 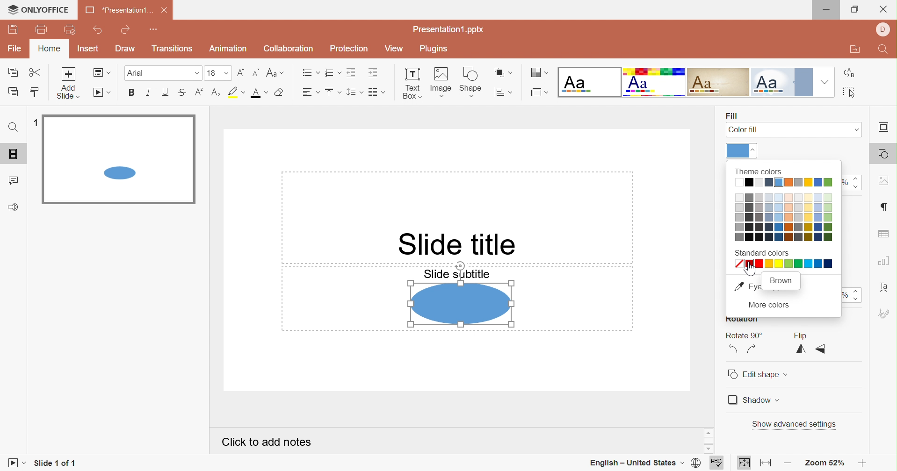 What do you see at coordinates (800, 350) in the screenshot?
I see `Flip horizontally` at bounding box center [800, 350].